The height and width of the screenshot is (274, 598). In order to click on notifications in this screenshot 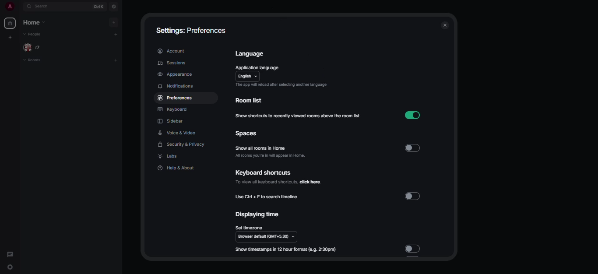, I will do `click(176, 86)`.